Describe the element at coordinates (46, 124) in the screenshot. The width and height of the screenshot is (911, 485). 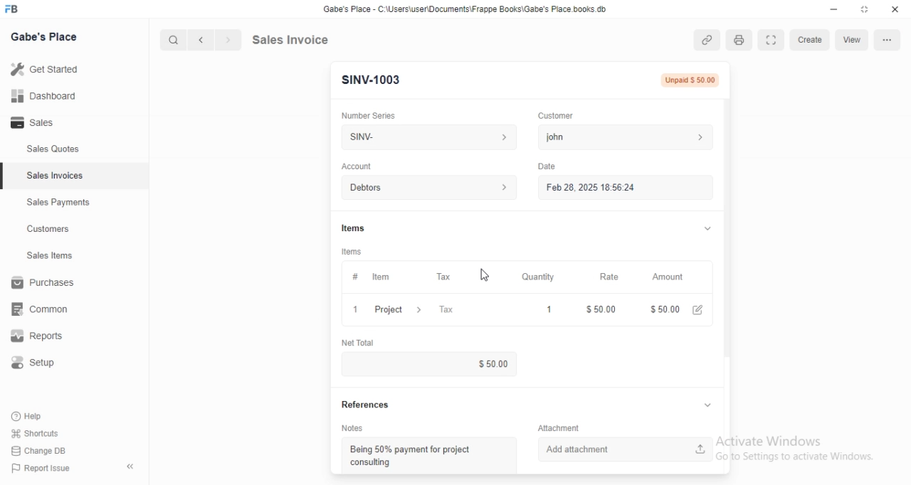
I see `- Sales` at that location.